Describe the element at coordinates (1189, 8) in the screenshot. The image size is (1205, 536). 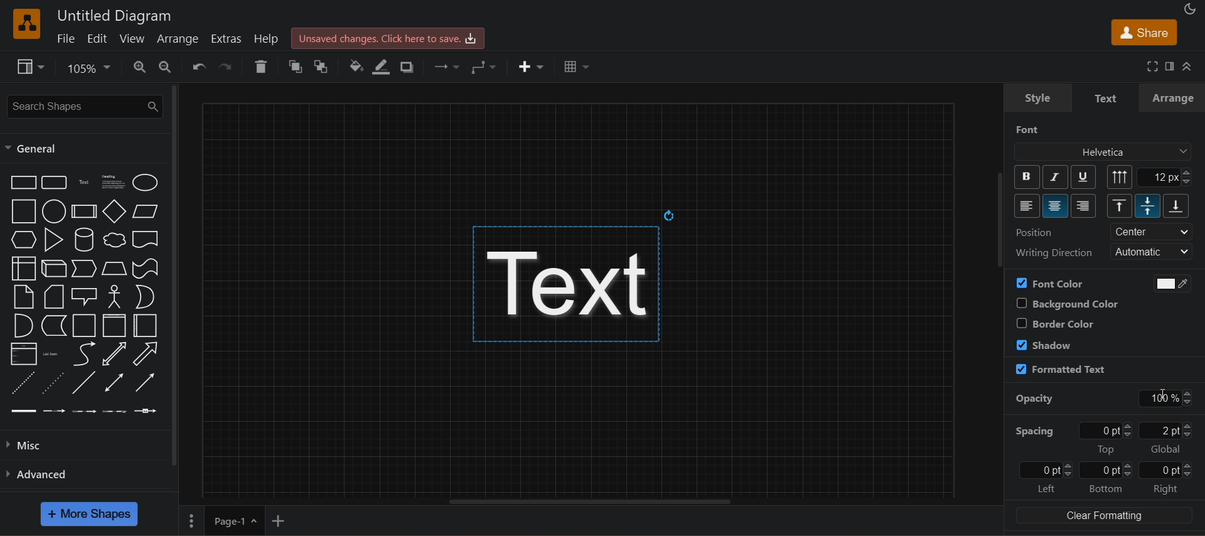
I see `appearance` at that location.